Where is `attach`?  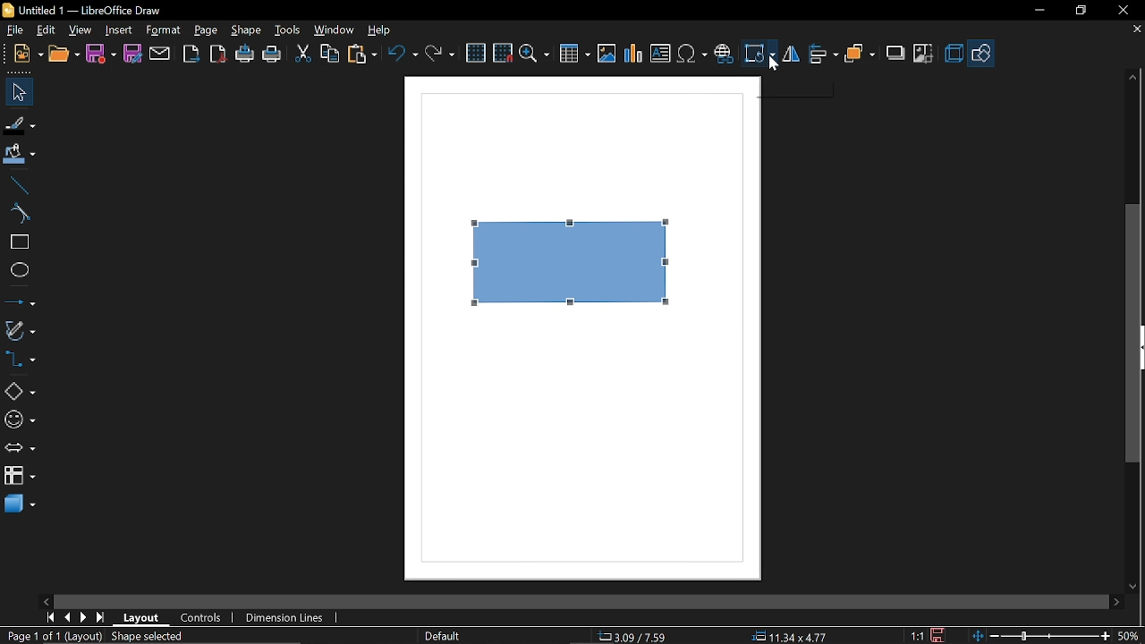
attach is located at coordinates (160, 54).